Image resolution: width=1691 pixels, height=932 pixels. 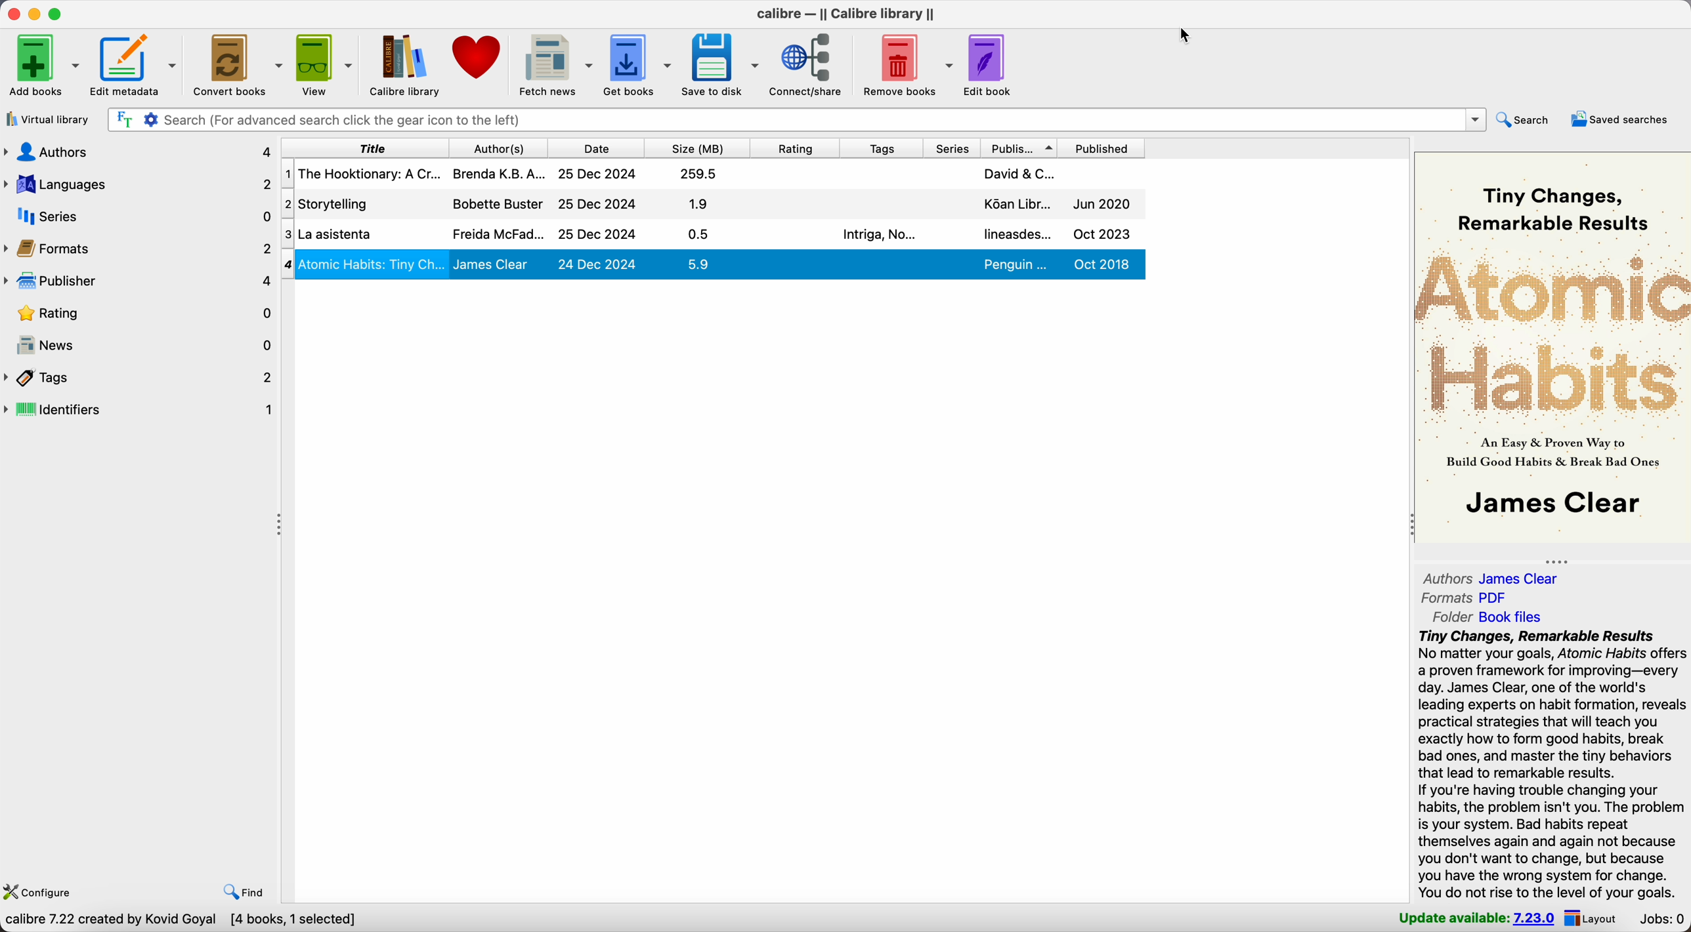 What do you see at coordinates (366, 149) in the screenshot?
I see `title` at bounding box center [366, 149].